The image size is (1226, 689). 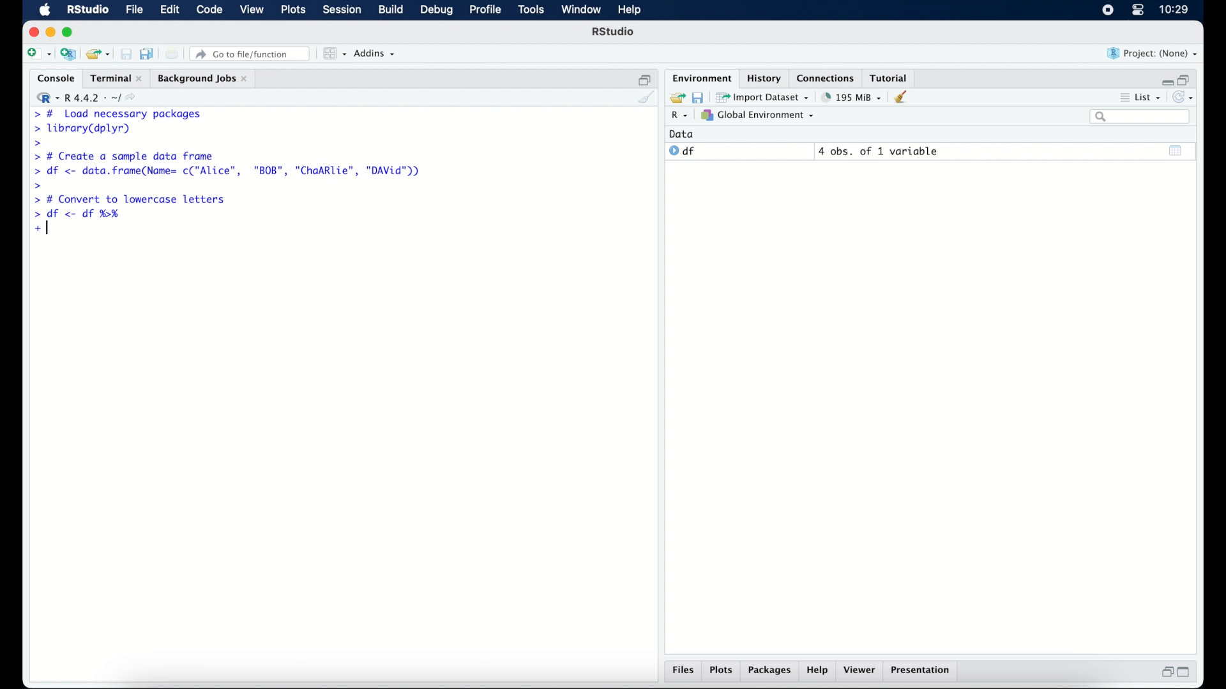 I want to click on project (none), so click(x=1153, y=54).